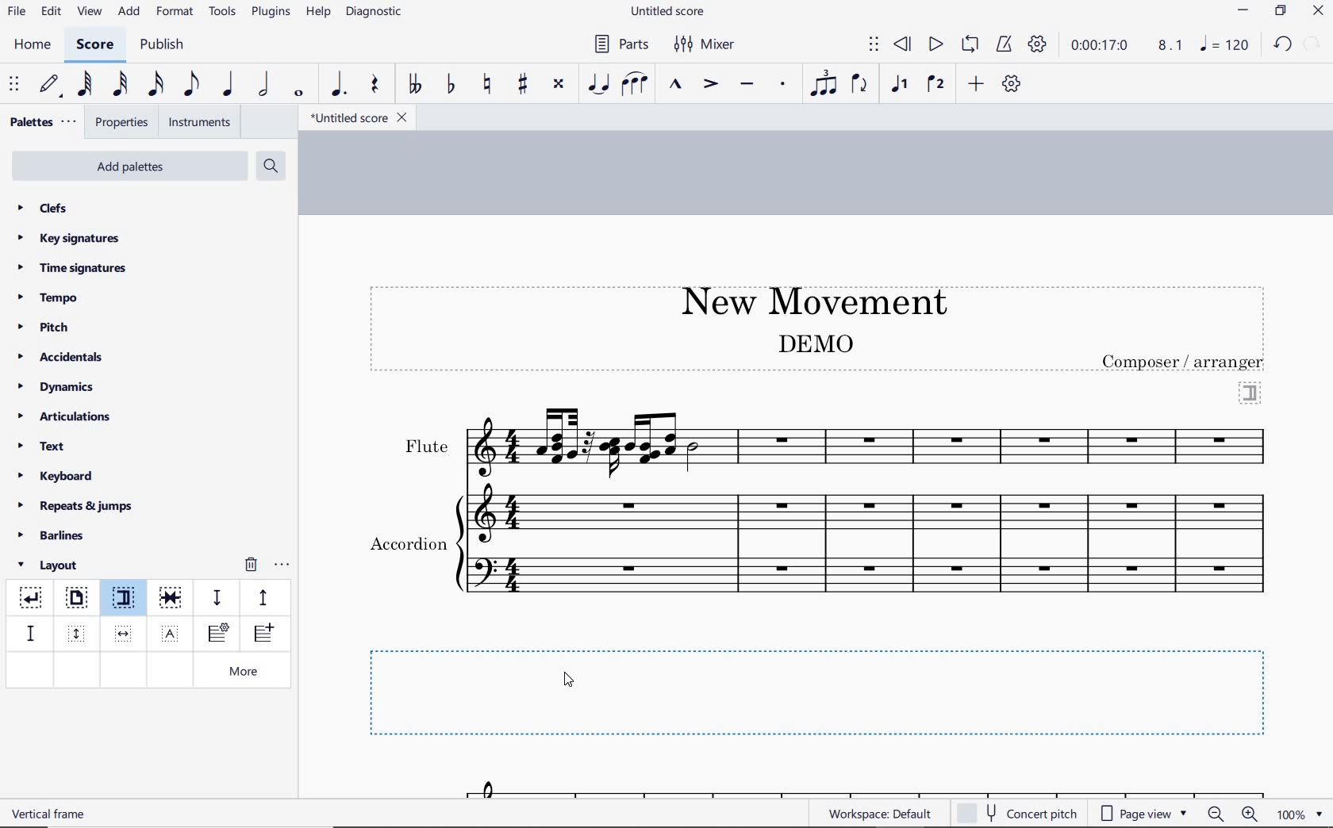 This screenshot has height=828, width=1333. I want to click on default (step time), so click(51, 85).